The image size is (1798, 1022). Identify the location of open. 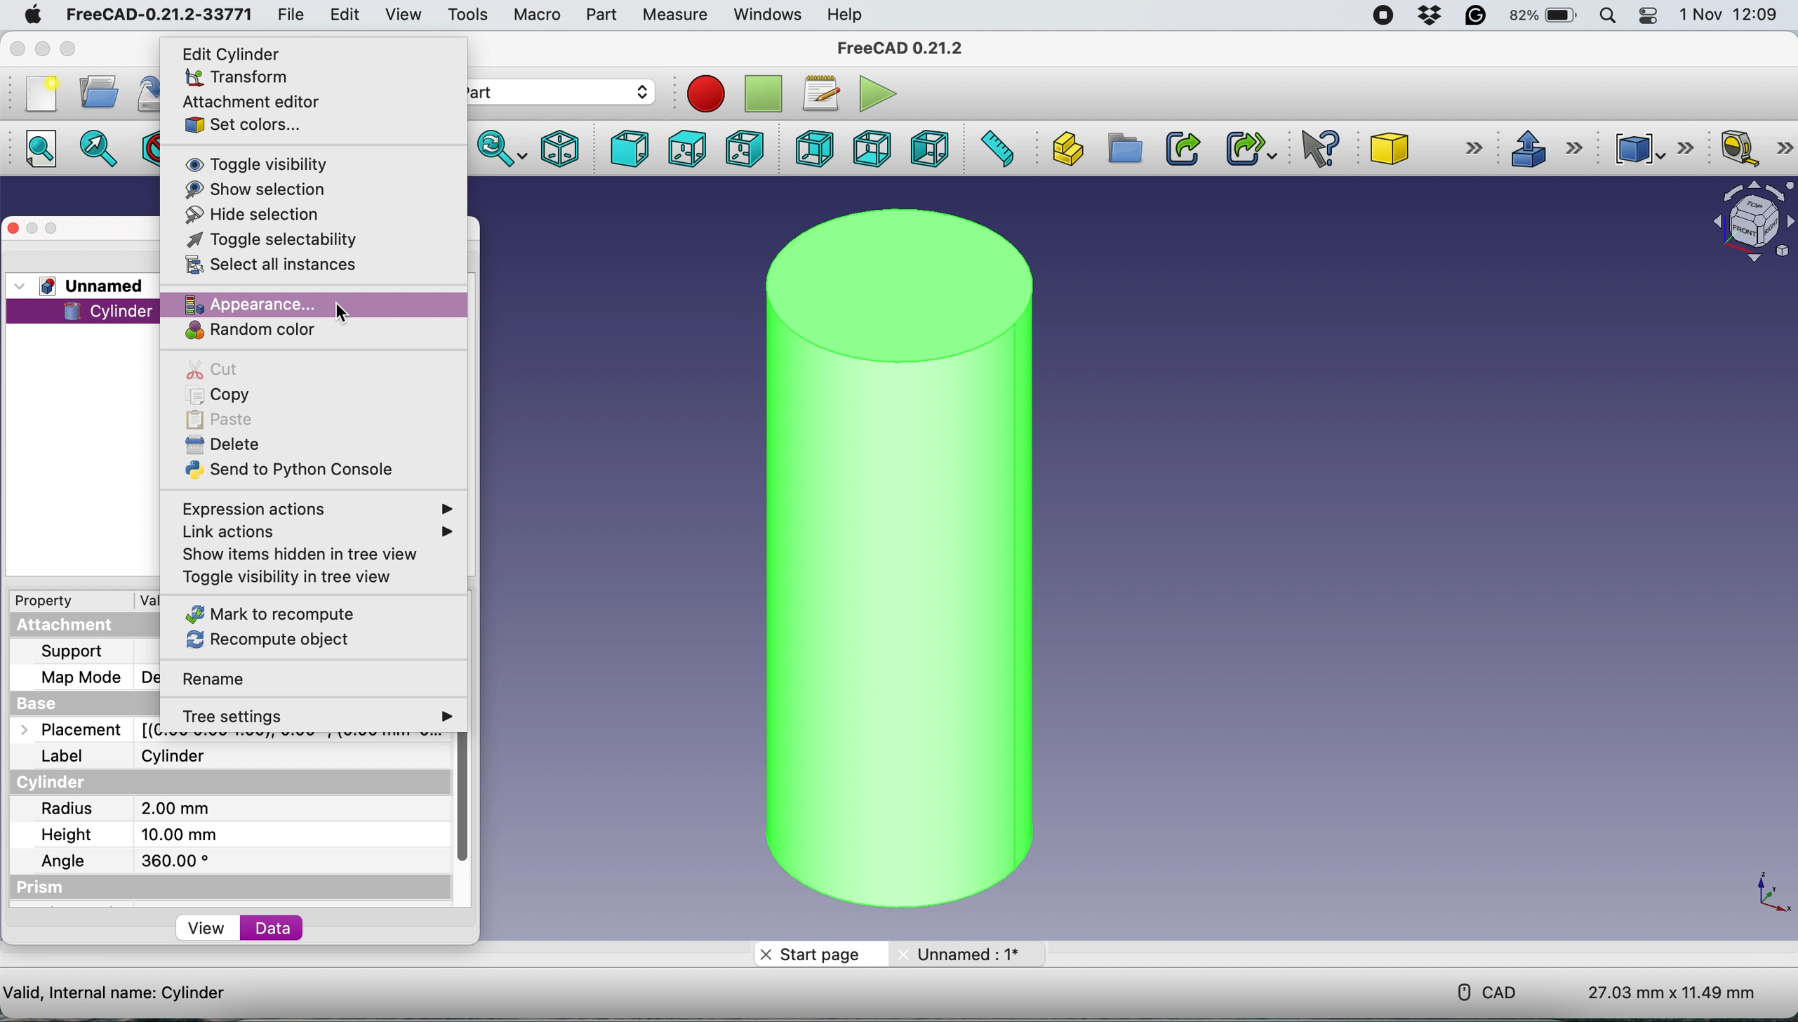
(98, 95).